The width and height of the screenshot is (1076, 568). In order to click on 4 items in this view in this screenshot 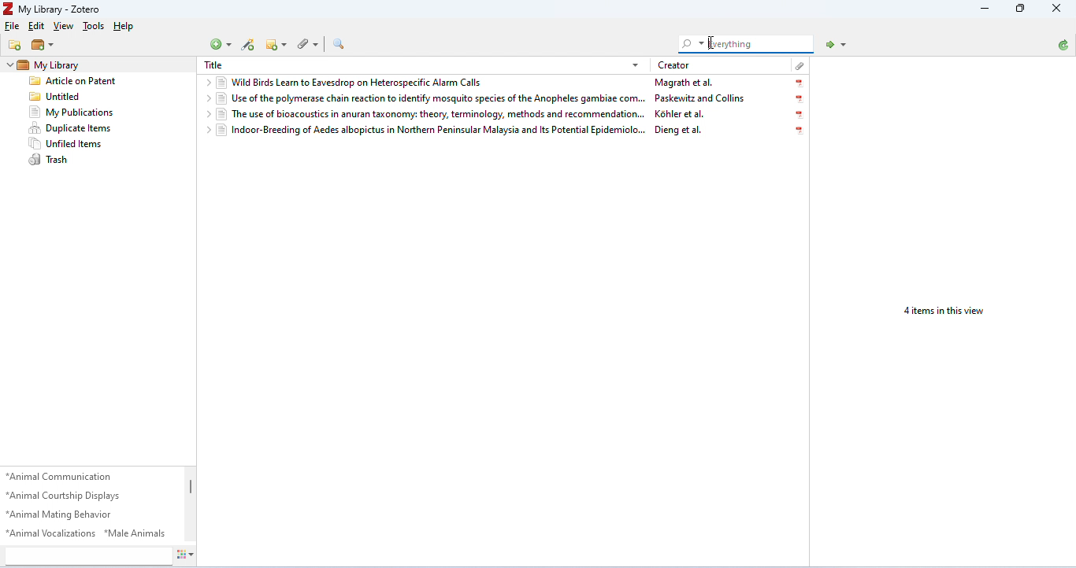, I will do `click(945, 312)`.